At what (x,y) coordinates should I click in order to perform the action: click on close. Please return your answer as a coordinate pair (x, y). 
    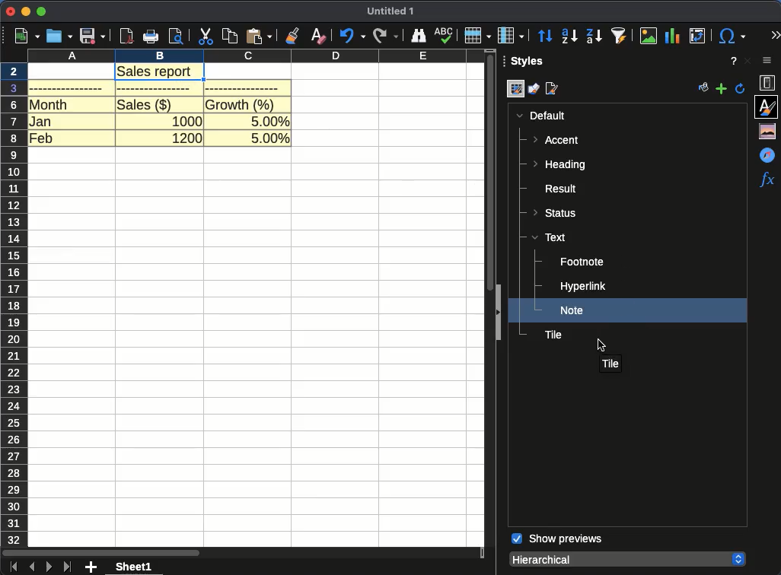
    Looking at the image, I should click on (747, 61).